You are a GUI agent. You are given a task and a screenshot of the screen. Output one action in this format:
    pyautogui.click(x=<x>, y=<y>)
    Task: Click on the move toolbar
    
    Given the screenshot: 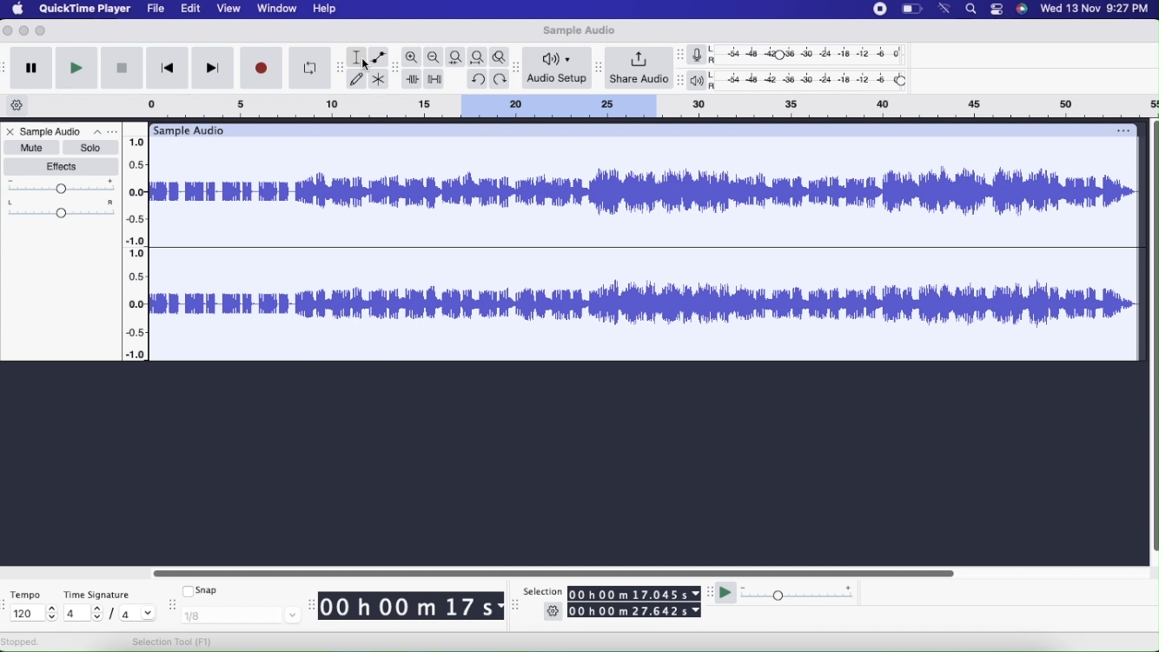 What is the action you would take?
    pyautogui.click(x=597, y=68)
    